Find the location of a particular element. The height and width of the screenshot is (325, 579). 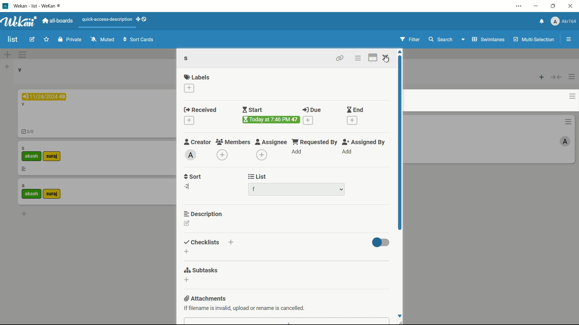

labels is located at coordinates (197, 77).